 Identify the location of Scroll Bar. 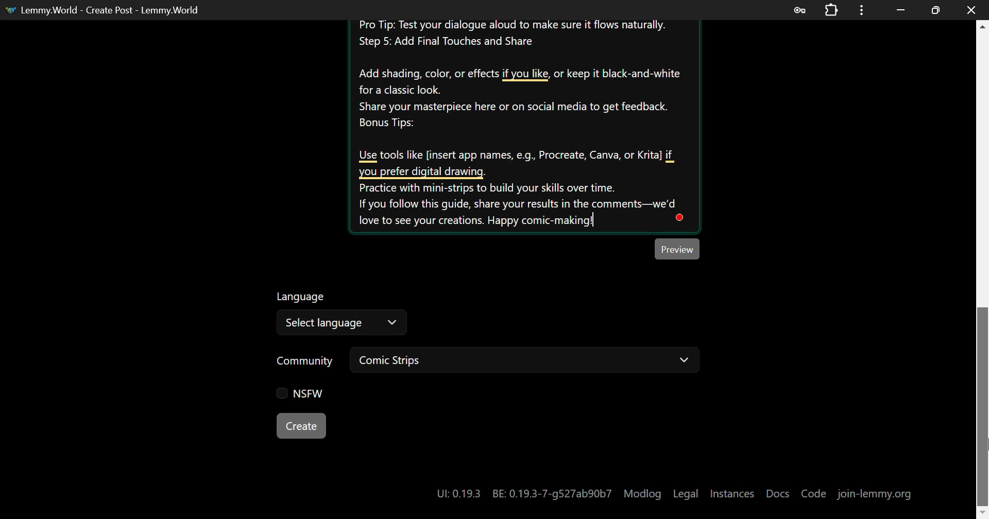
(983, 267).